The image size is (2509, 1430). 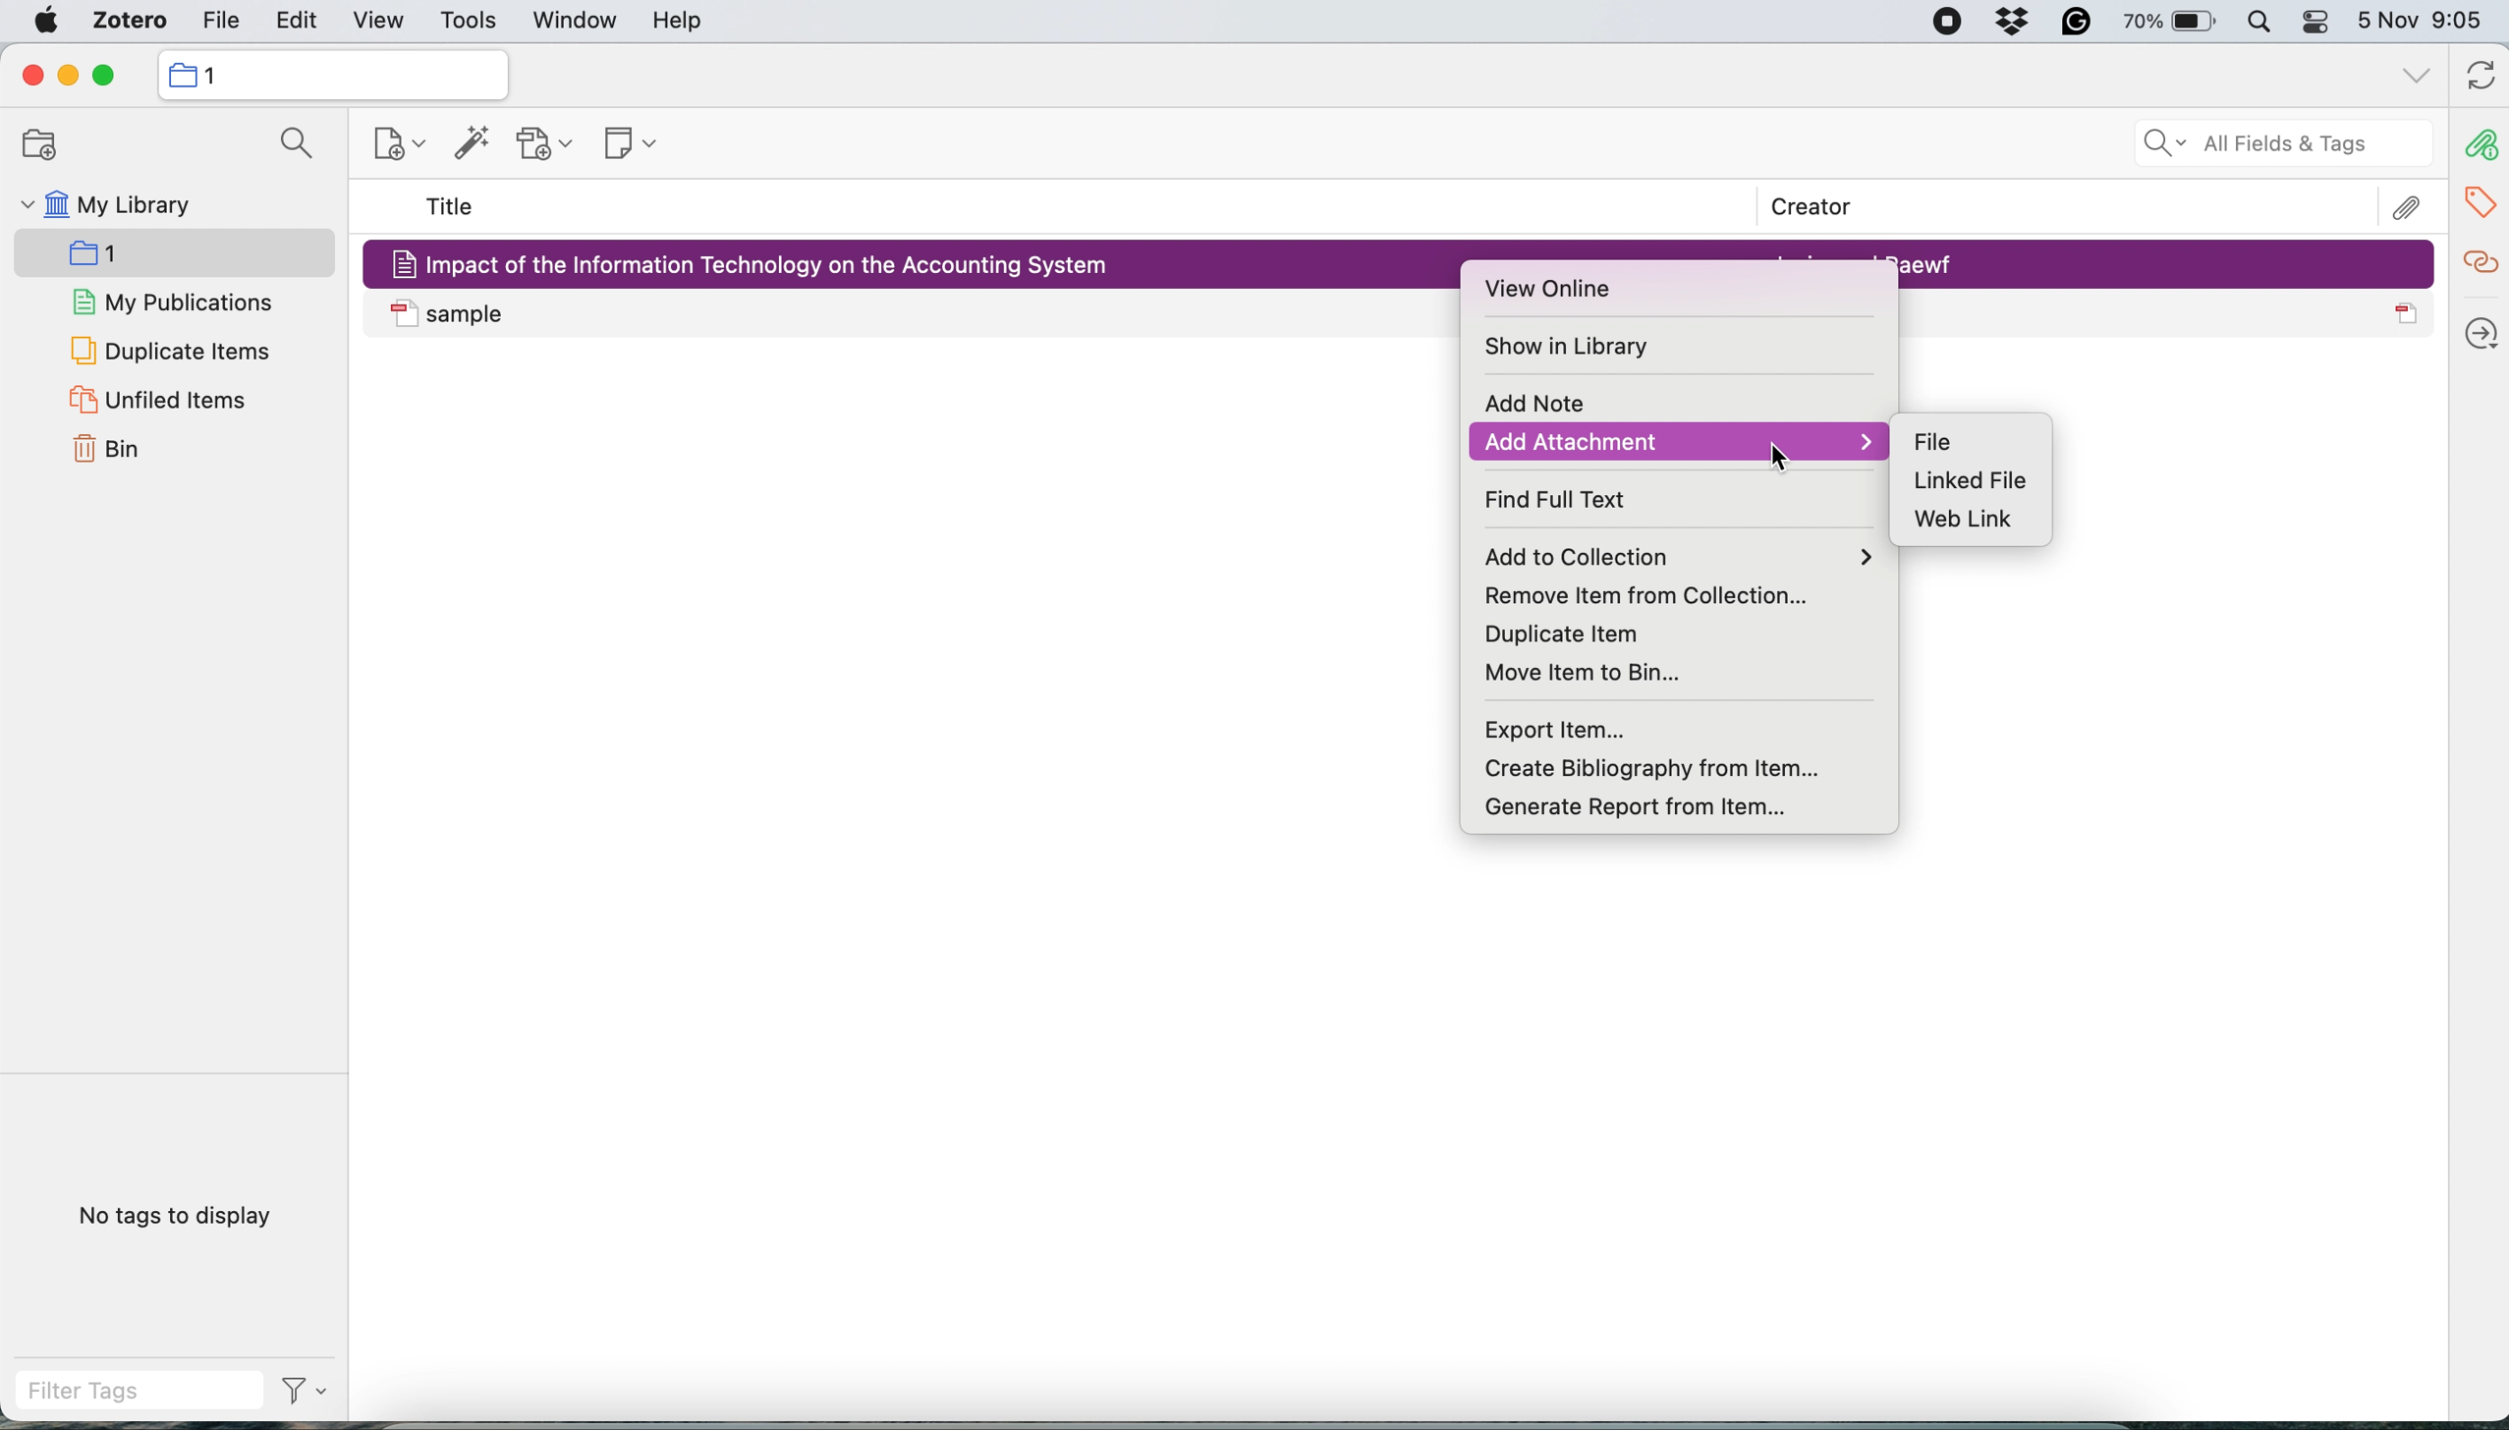 I want to click on edit, so click(x=299, y=24).